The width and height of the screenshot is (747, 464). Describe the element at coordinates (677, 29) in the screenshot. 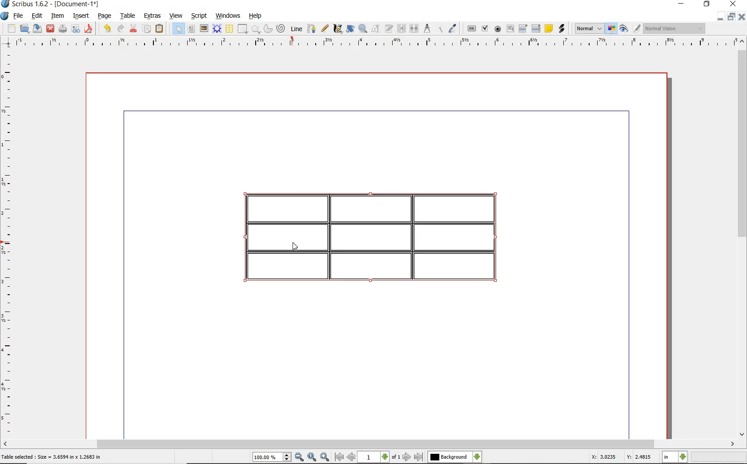

I see `visual appearance of the display` at that location.